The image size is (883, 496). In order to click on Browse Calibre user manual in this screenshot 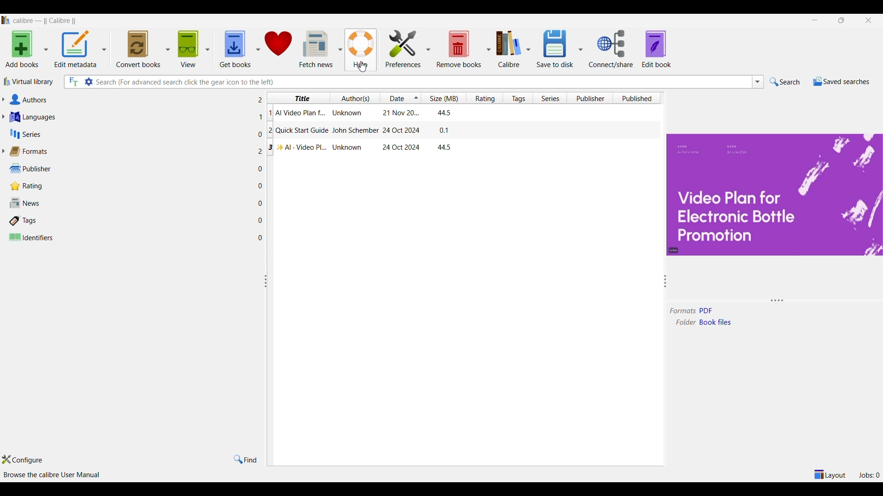, I will do `click(52, 475)`.